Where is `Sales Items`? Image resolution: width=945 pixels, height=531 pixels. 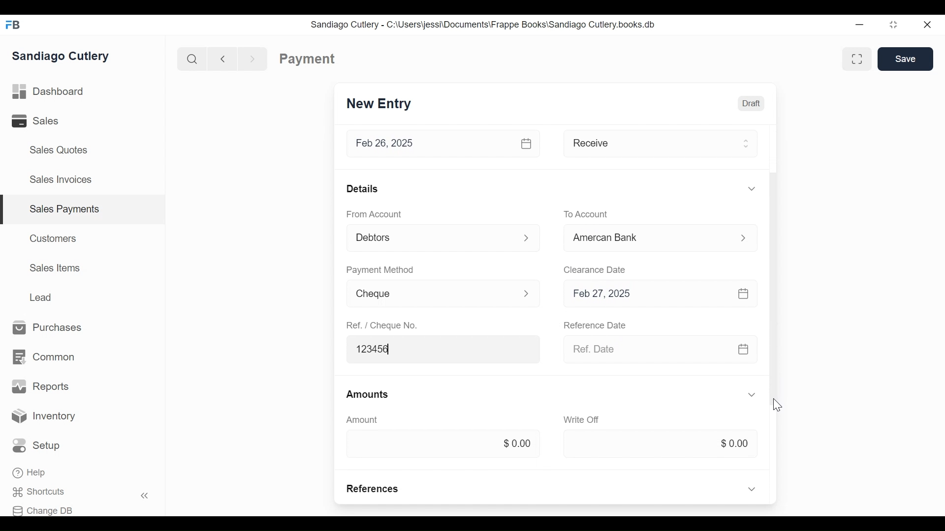
Sales Items is located at coordinates (55, 268).